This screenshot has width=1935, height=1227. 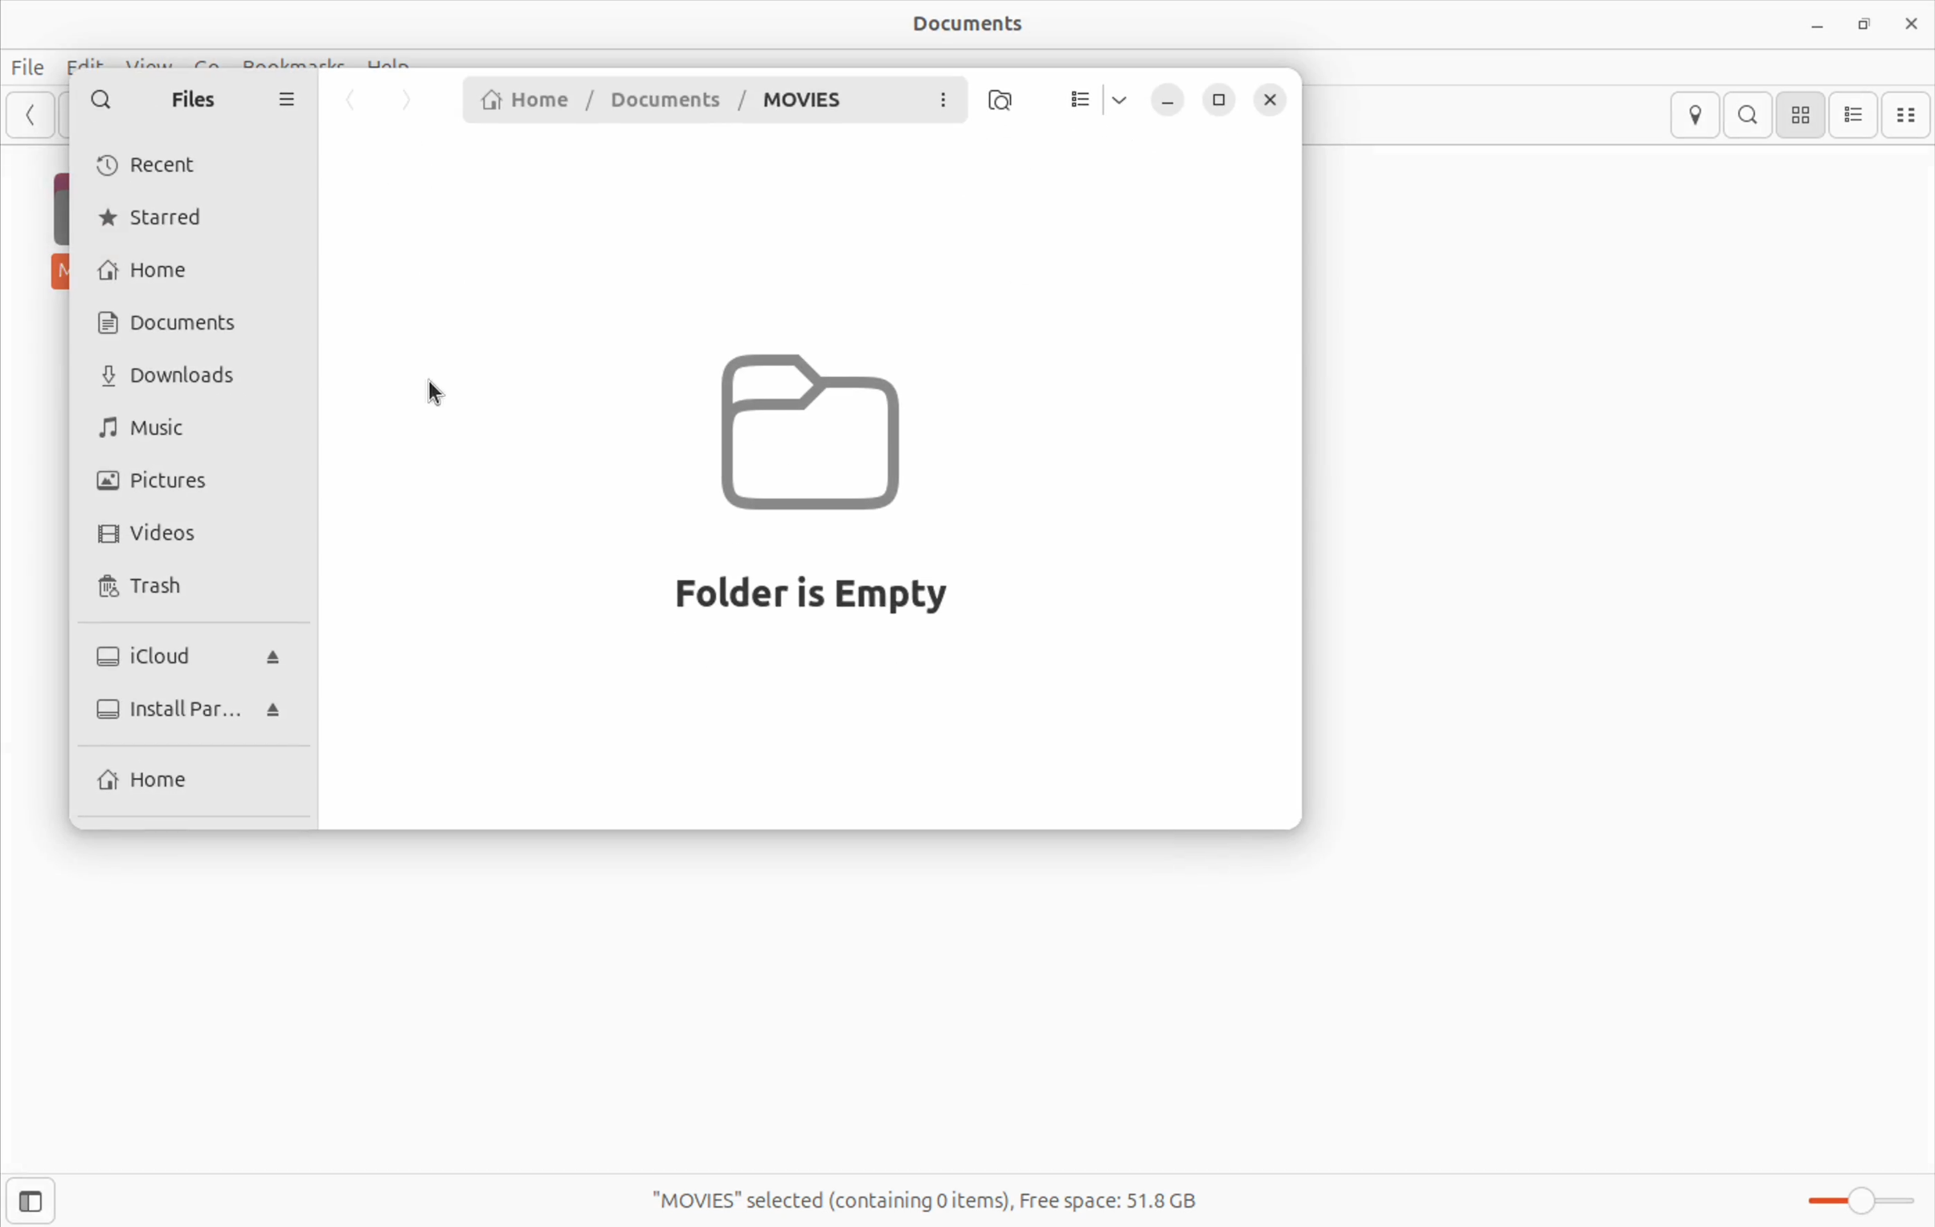 What do you see at coordinates (438, 389) in the screenshot?
I see `cursor` at bounding box center [438, 389].